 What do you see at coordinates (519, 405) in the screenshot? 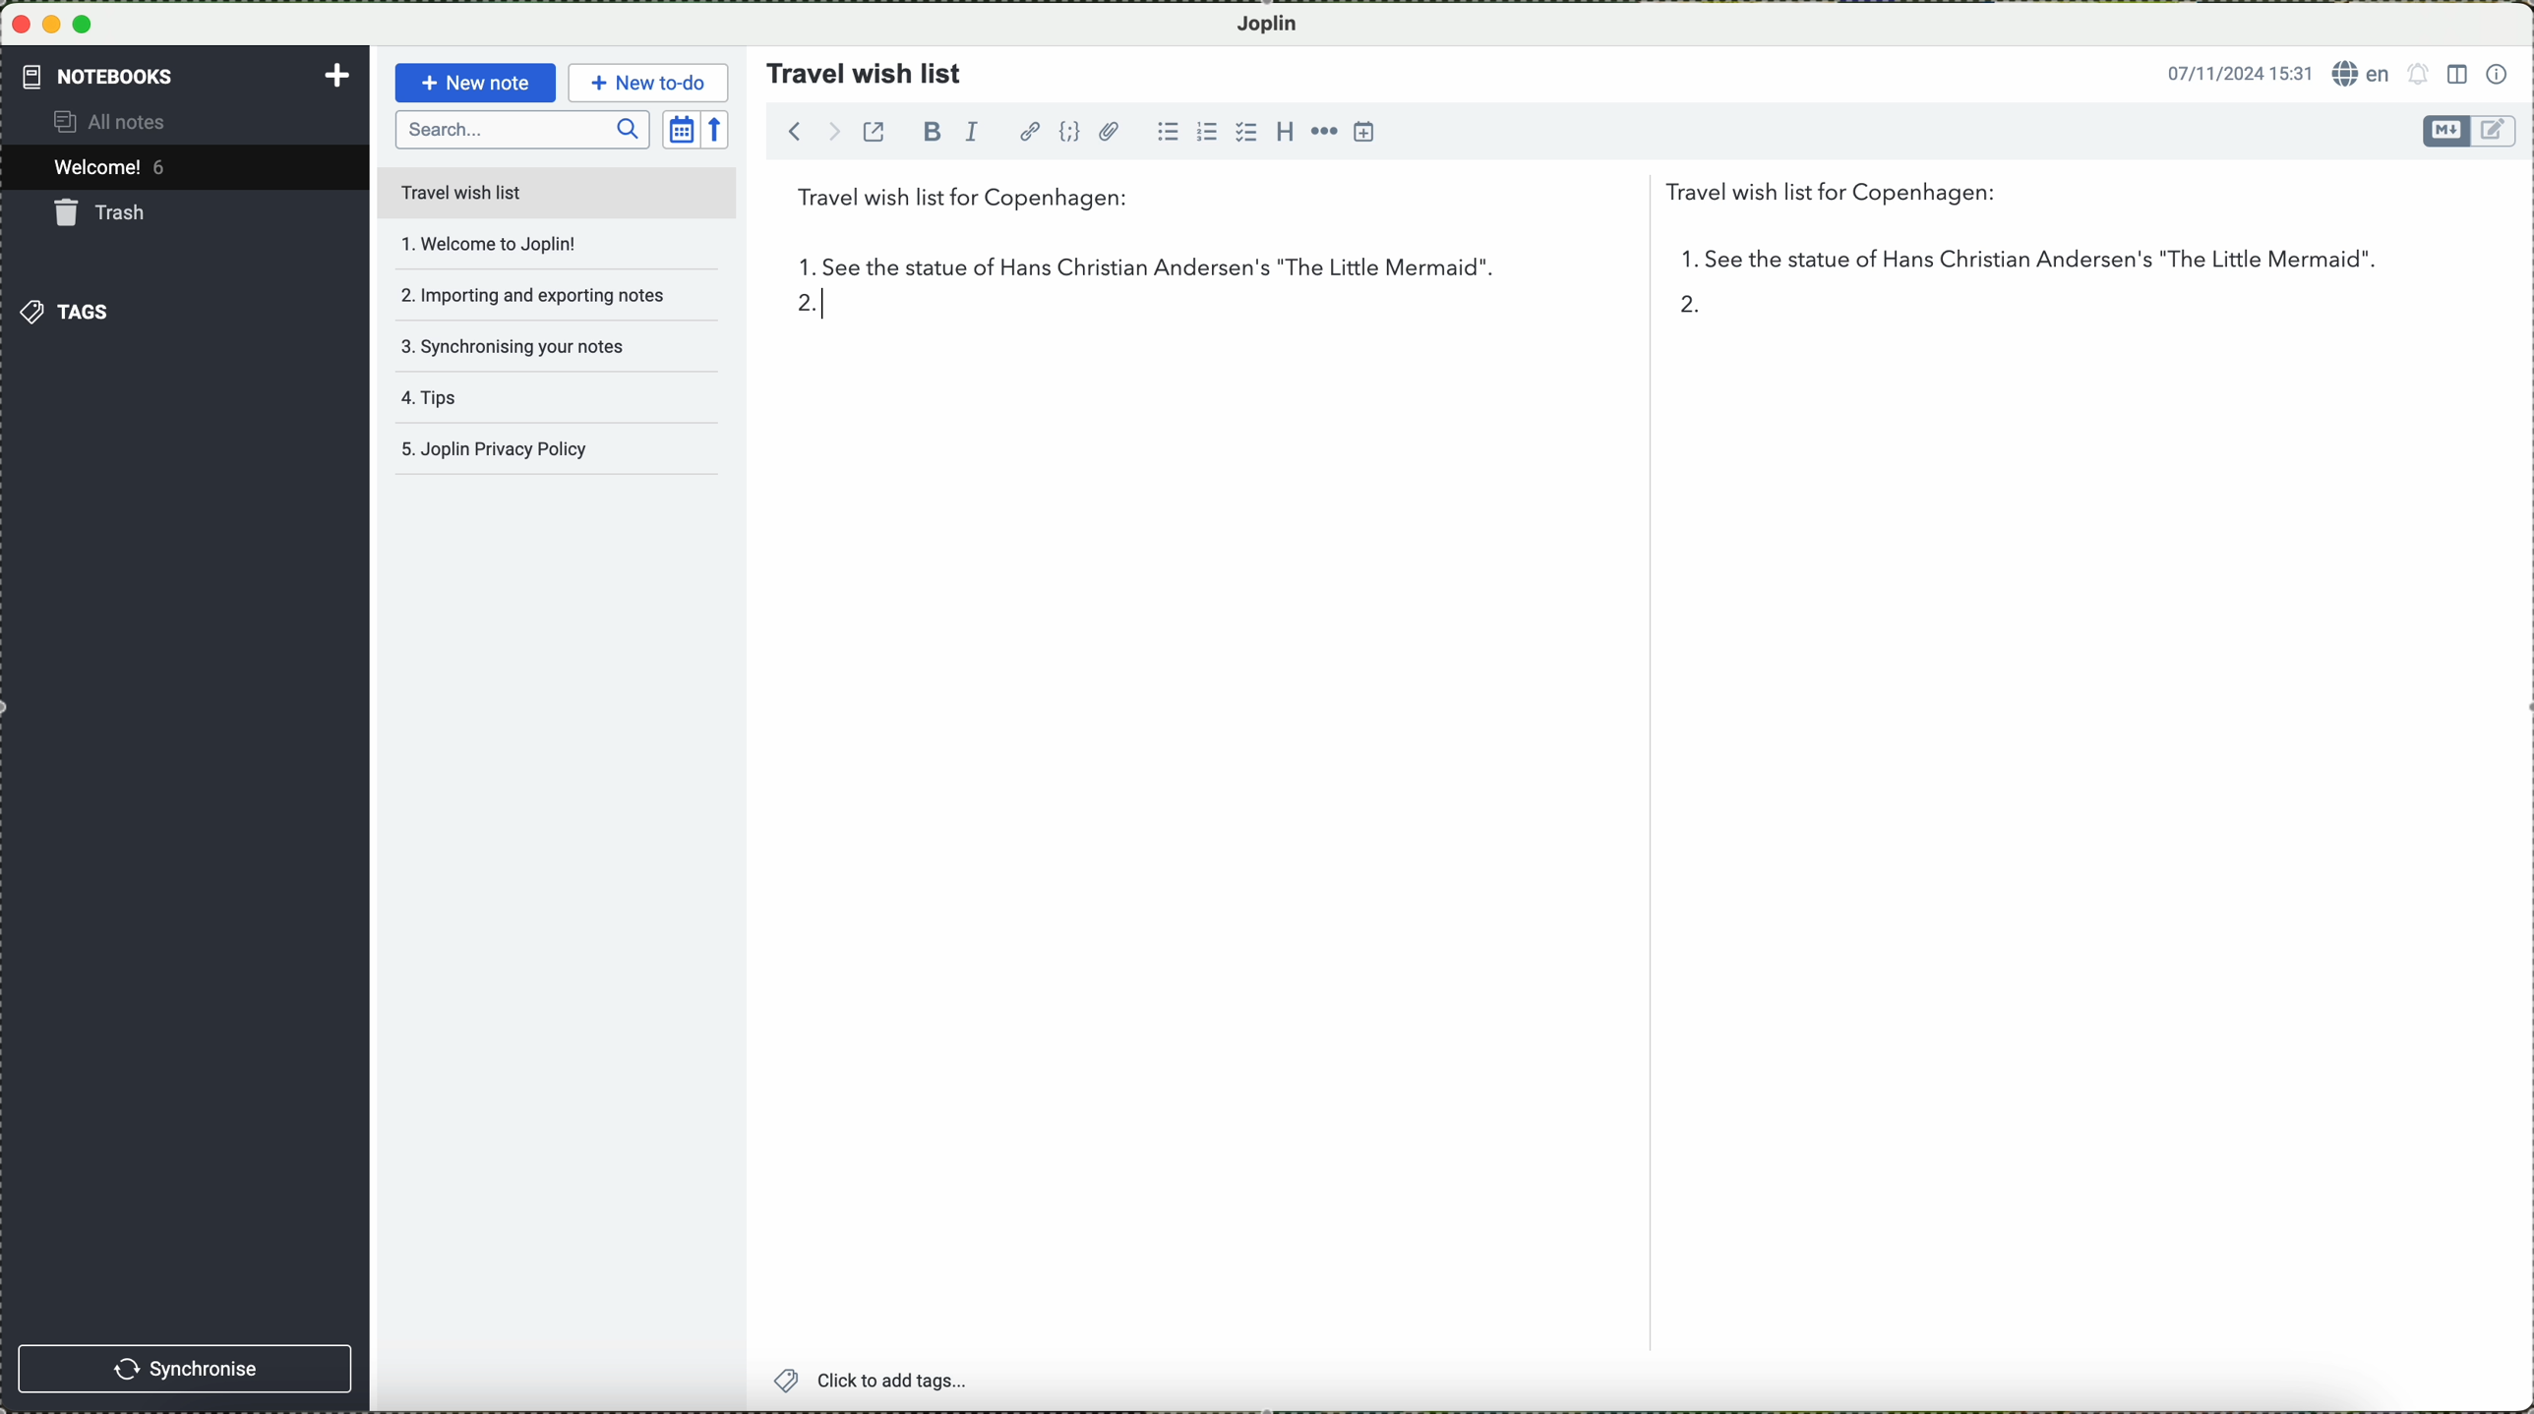
I see `tips` at bounding box center [519, 405].